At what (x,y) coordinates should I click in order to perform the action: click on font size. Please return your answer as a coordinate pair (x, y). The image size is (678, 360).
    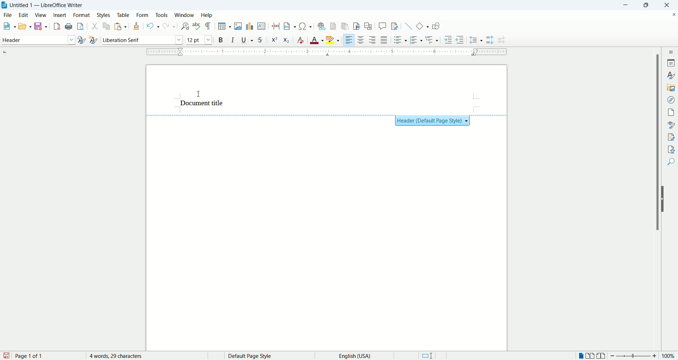
    Looking at the image, I should click on (200, 40).